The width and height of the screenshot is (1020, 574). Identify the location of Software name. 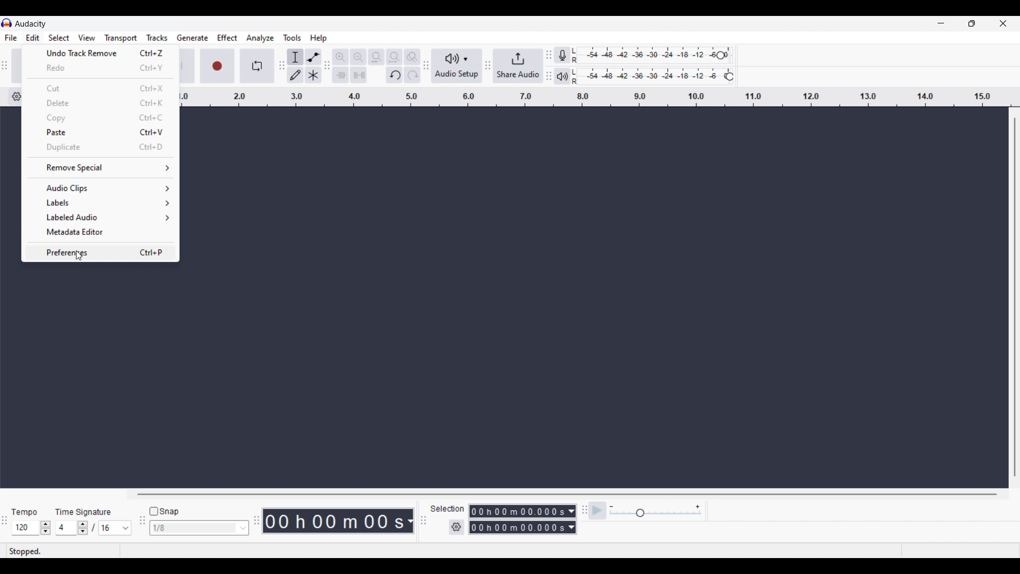
(31, 23).